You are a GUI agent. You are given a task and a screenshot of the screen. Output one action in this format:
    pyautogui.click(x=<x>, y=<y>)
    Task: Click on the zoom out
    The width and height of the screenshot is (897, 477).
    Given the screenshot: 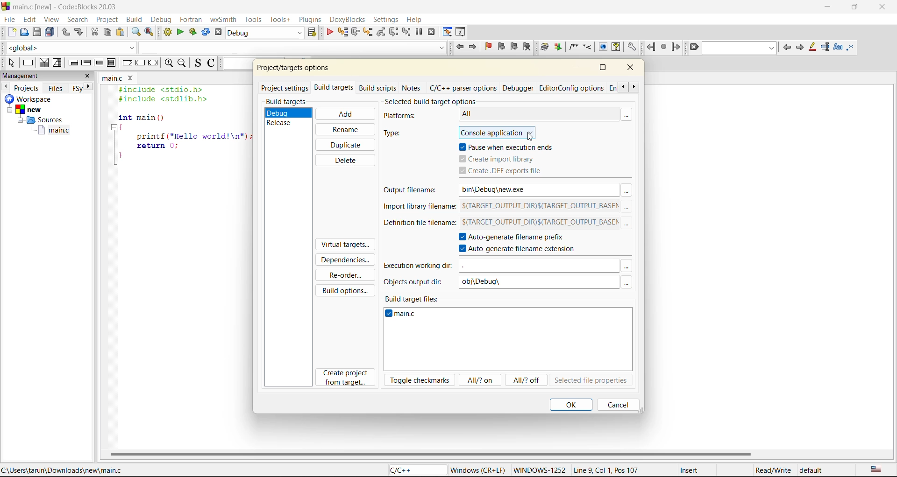 What is the action you would take?
    pyautogui.click(x=185, y=63)
    